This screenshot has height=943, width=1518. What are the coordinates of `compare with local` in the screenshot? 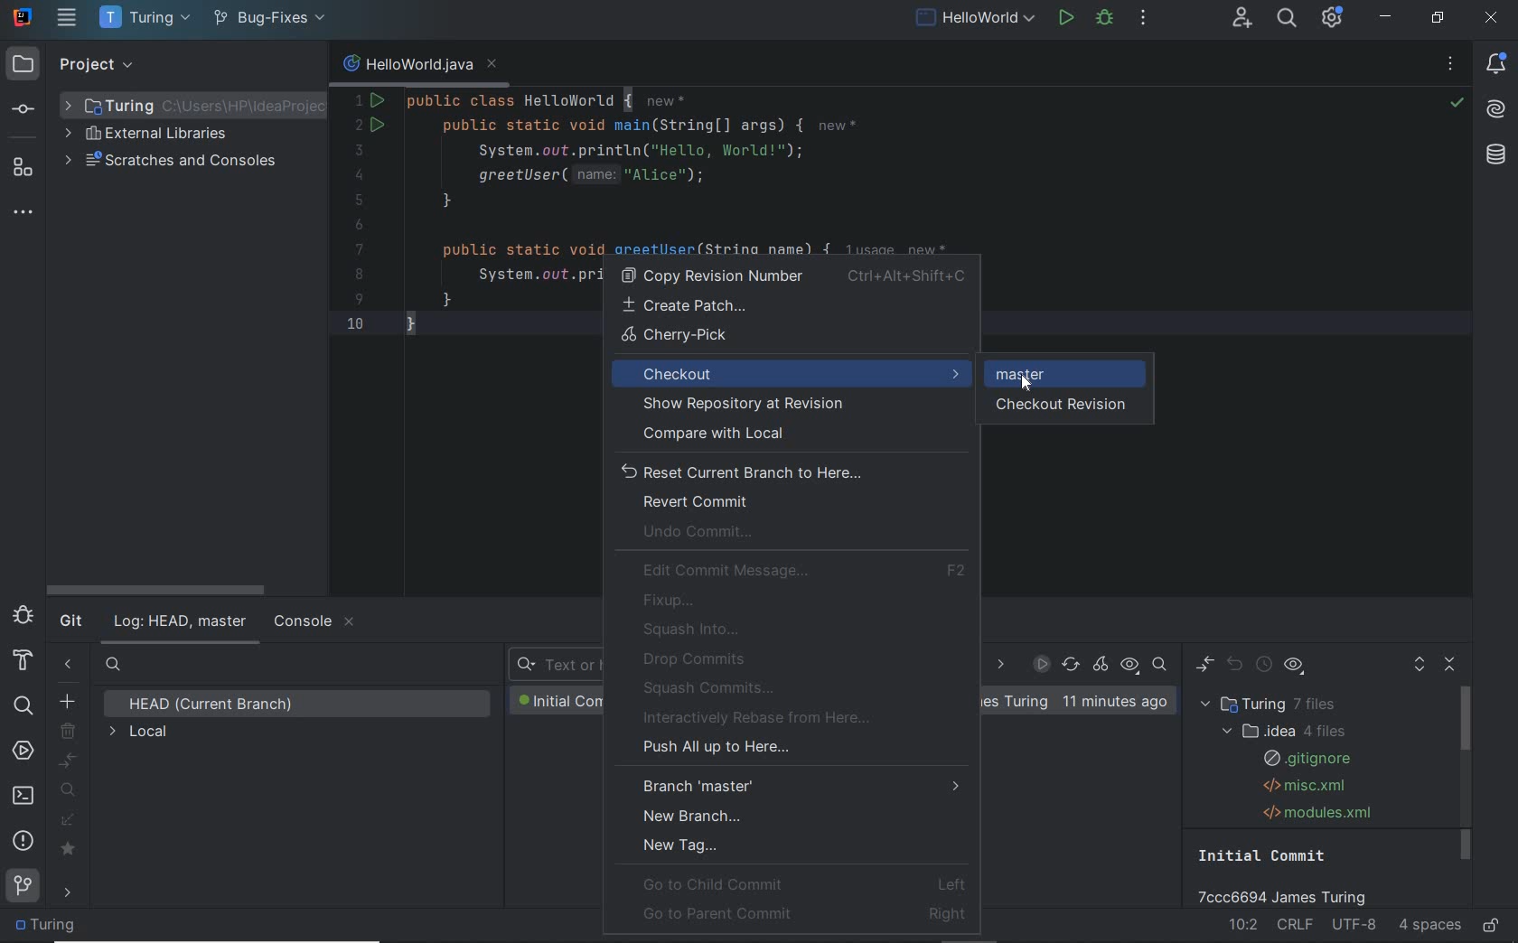 It's located at (790, 434).